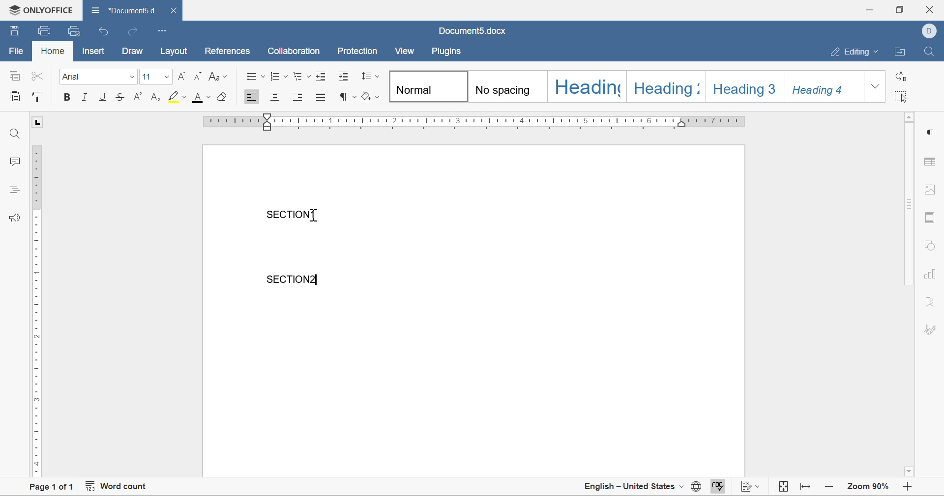 The image size is (944, 496). Describe the element at coordinates (931, 275) in the screenshot. I see `chart settings` at that location.